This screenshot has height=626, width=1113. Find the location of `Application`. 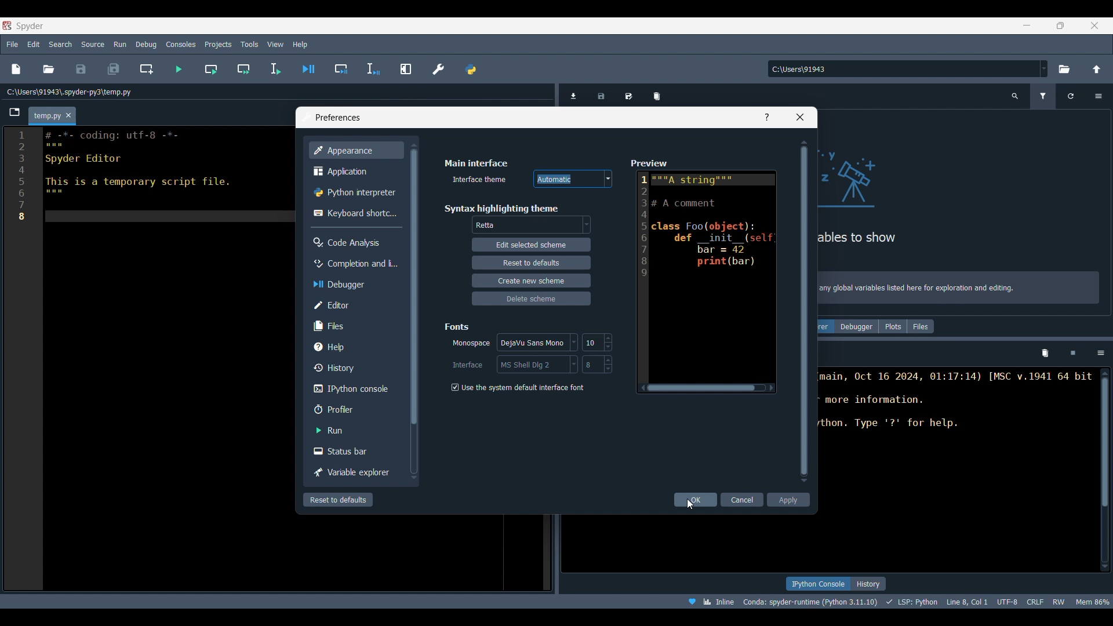

Application is located at coordinates (354, 172).